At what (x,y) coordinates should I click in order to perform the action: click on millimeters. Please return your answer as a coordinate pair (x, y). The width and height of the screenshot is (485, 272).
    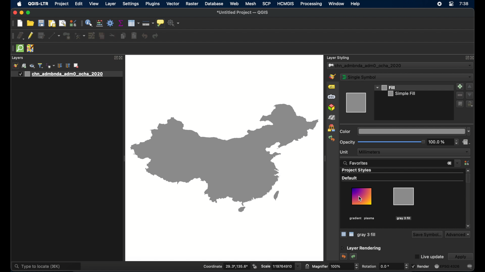
    Looking at the image, I should click on (414, 152).